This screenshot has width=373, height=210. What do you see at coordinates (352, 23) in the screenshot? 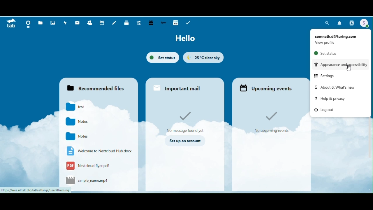
I see `Contacts` at bounding box center [352, 23].